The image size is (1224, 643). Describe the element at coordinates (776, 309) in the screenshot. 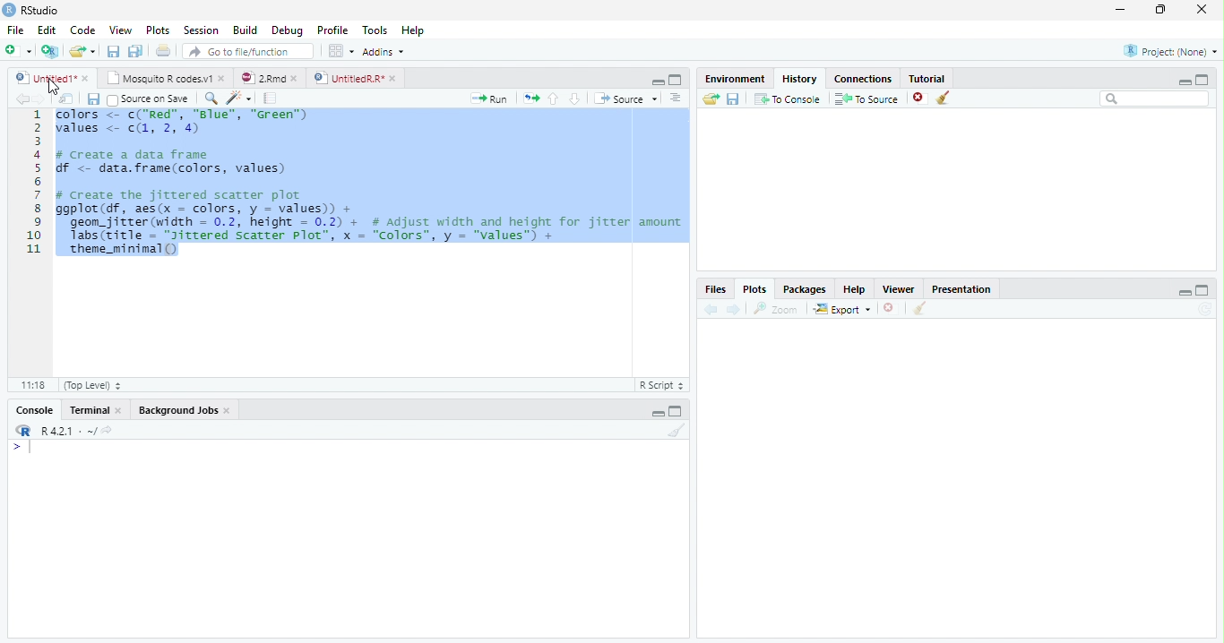

I see `Zoom` at that location.